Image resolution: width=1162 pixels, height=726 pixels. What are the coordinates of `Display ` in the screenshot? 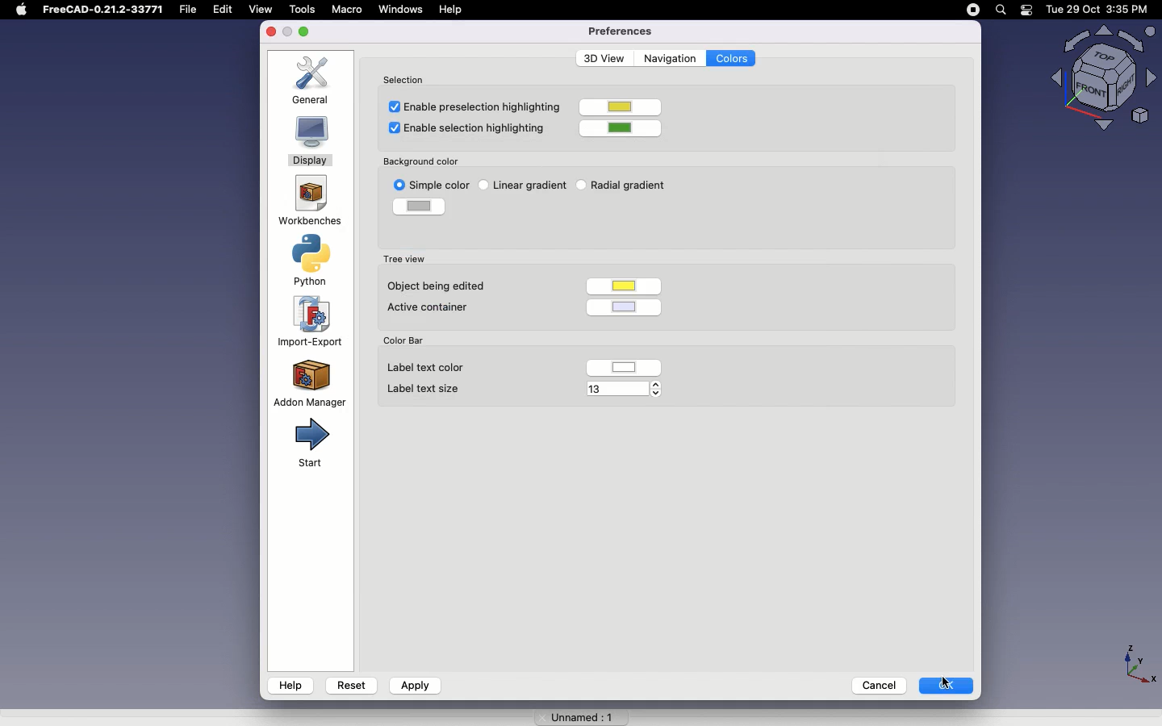 It's located at (311, 143).